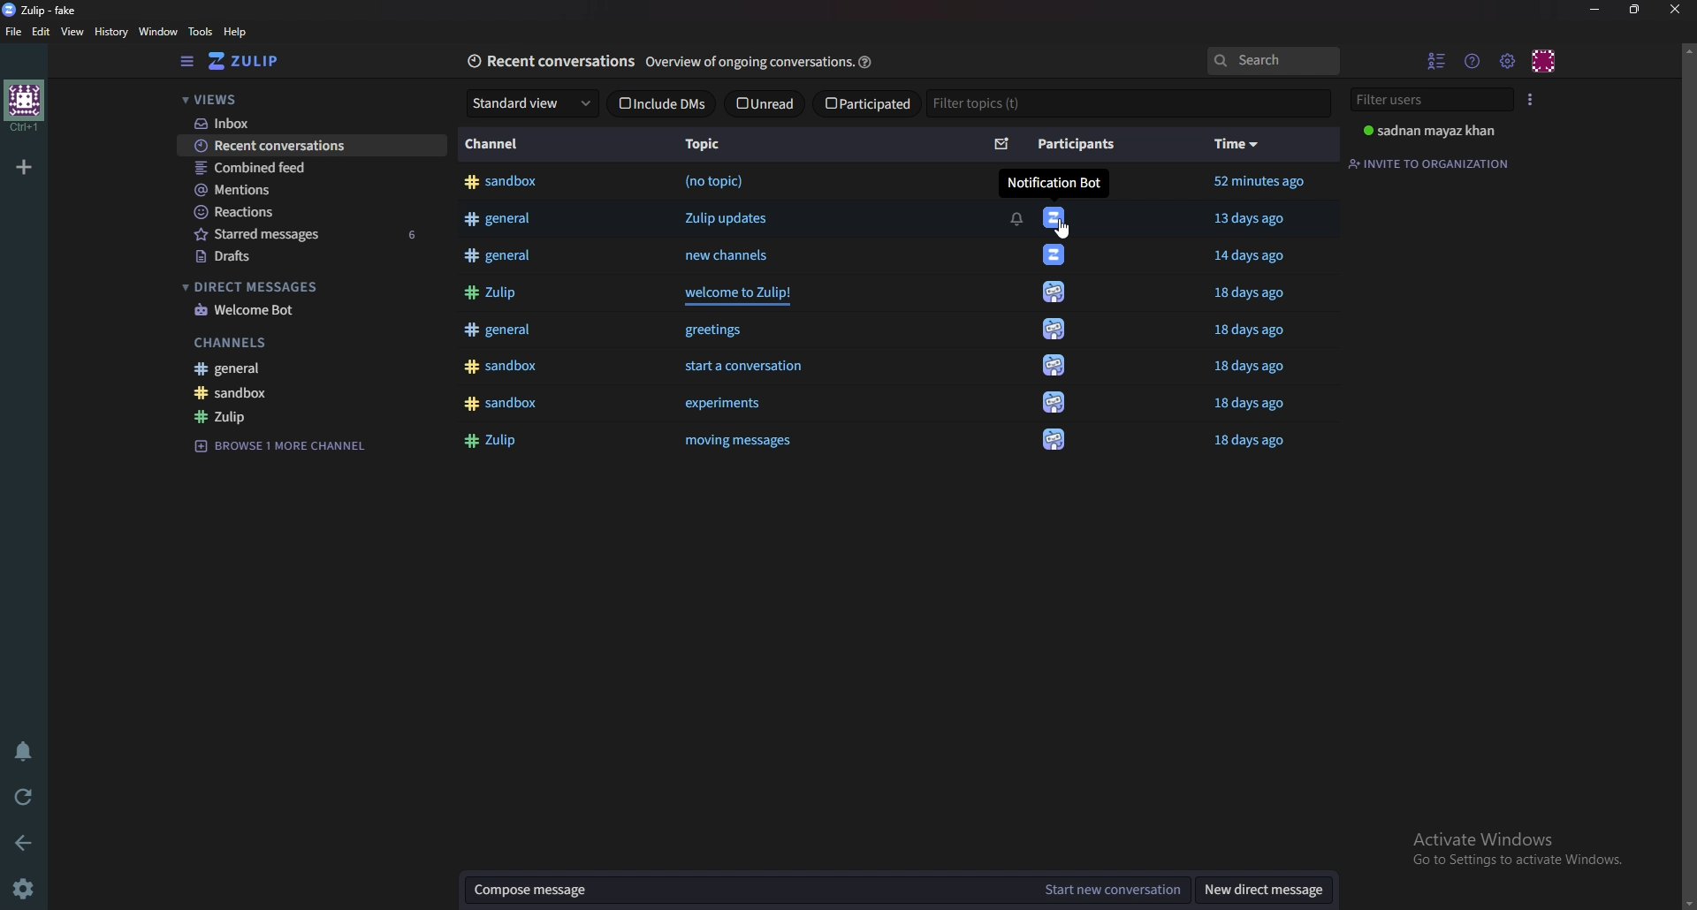 The width and height of the screenshot is (1697, 910). I want to click on settings, so click(27, 887).